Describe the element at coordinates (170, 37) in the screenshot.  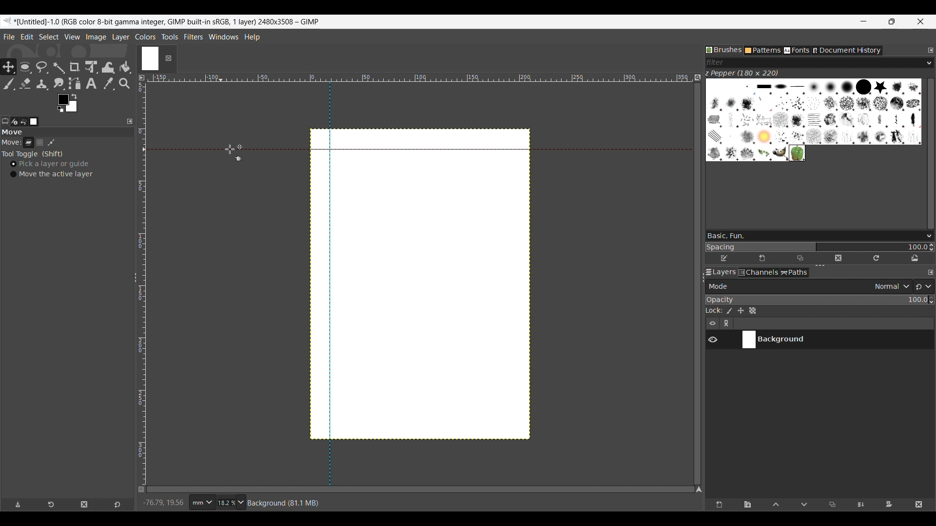
I see `Tools menu` at that location.